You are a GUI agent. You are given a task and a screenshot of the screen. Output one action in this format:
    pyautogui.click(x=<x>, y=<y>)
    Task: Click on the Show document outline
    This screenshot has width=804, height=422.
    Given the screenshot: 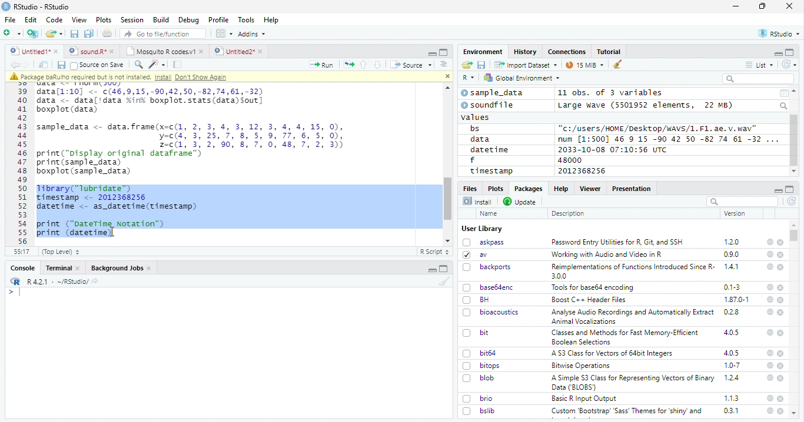 What is the action you would take?
    pyautogui.click(x=443, y=64)
    